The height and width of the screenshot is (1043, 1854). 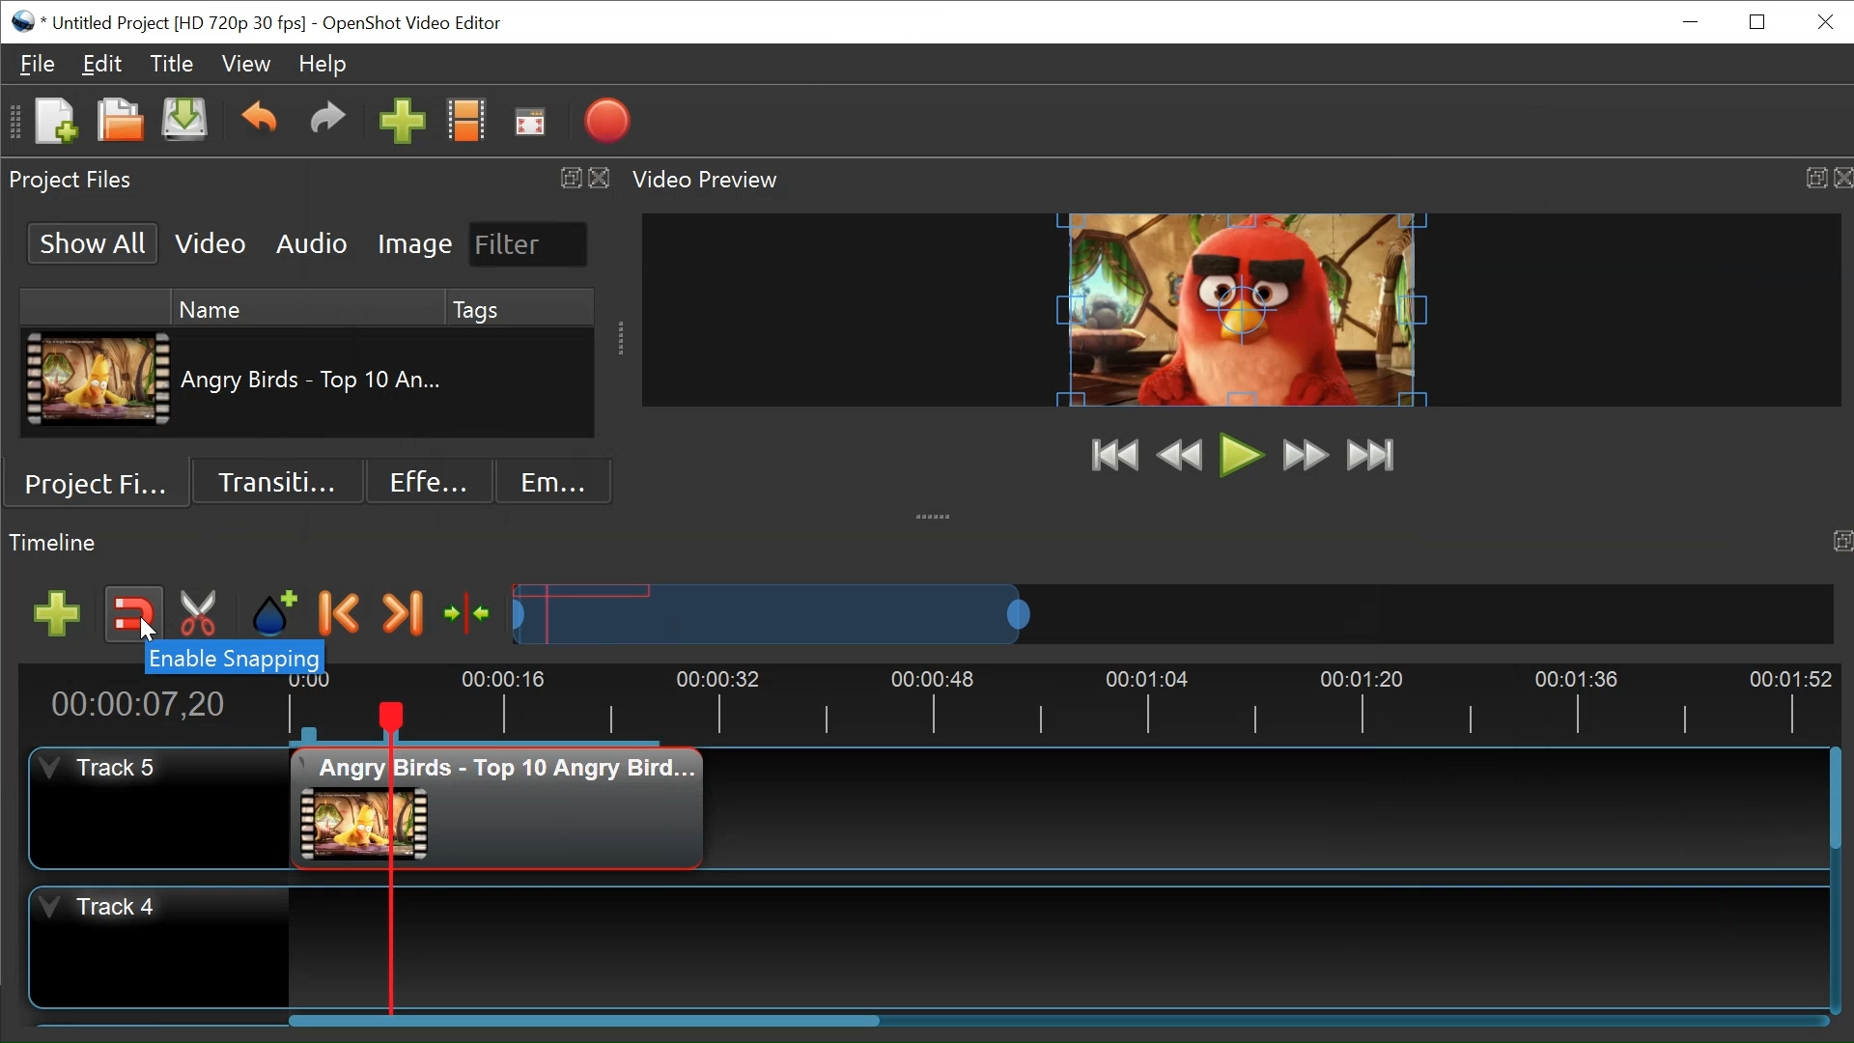 I want to click on Export Video, so click(x=610, y=121).